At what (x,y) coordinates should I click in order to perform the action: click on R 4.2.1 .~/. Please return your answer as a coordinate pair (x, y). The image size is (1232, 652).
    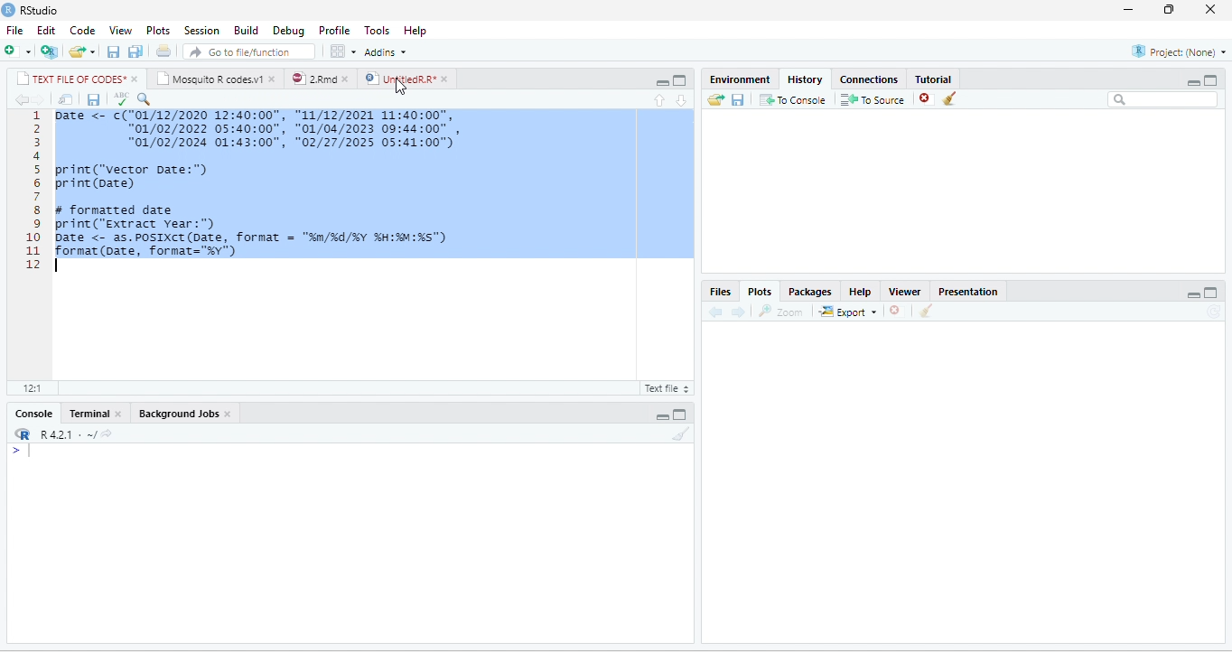
    Looking at the image, I should click on (64, 434).